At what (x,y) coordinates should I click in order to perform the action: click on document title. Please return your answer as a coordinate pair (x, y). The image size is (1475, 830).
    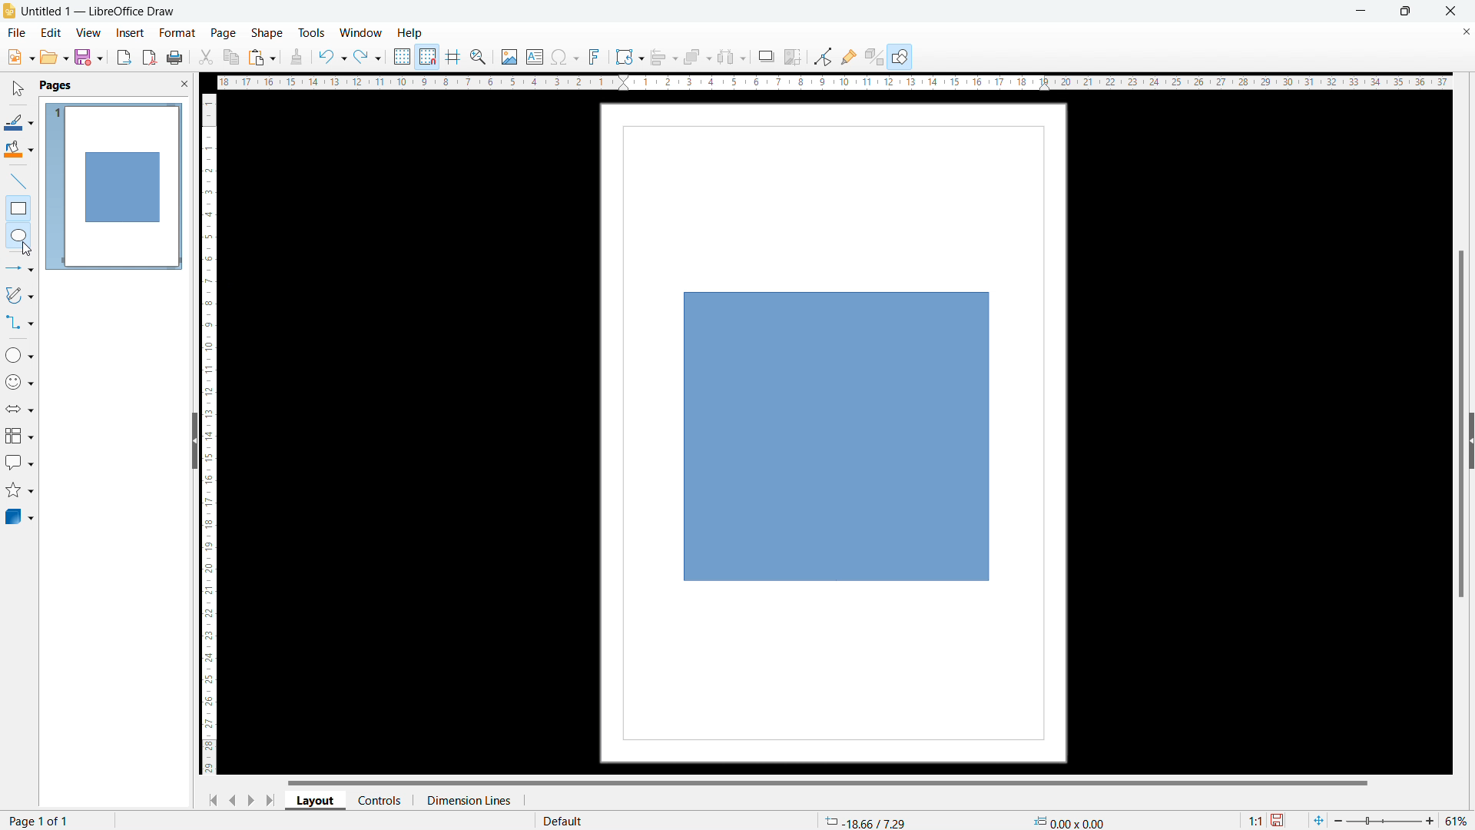
    Looking at the image, I should click on (101, 11).